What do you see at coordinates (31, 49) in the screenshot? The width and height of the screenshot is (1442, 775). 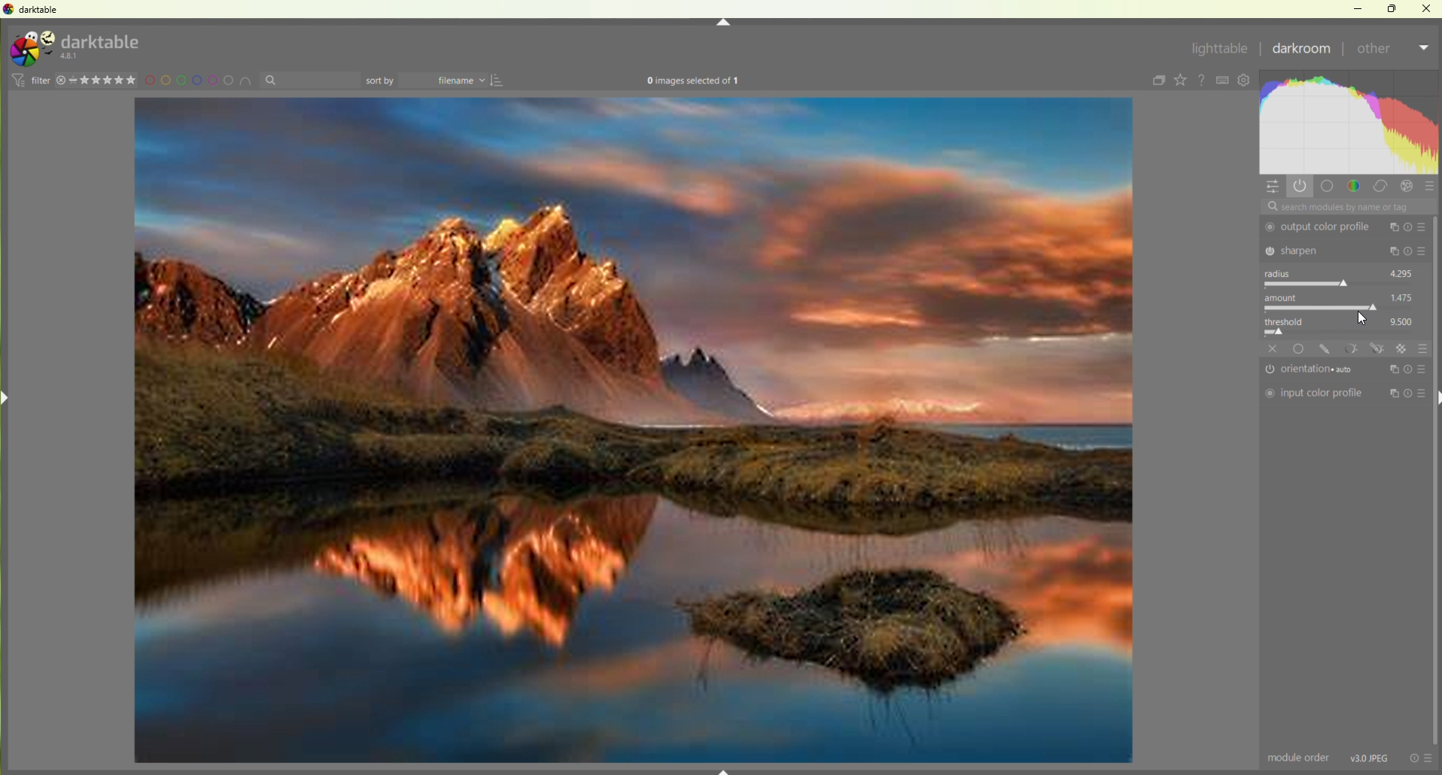 I see `logo` at bounding box center [31, 49].